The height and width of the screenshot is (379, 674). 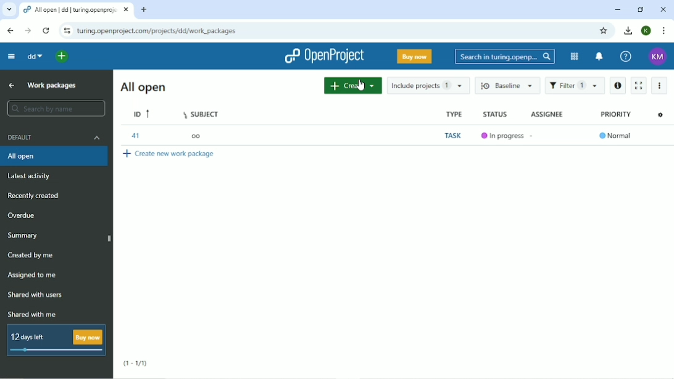 What do you see at coordinates (647, 31) in the screenshot?
I see `K` at bounding box center [647, 31].